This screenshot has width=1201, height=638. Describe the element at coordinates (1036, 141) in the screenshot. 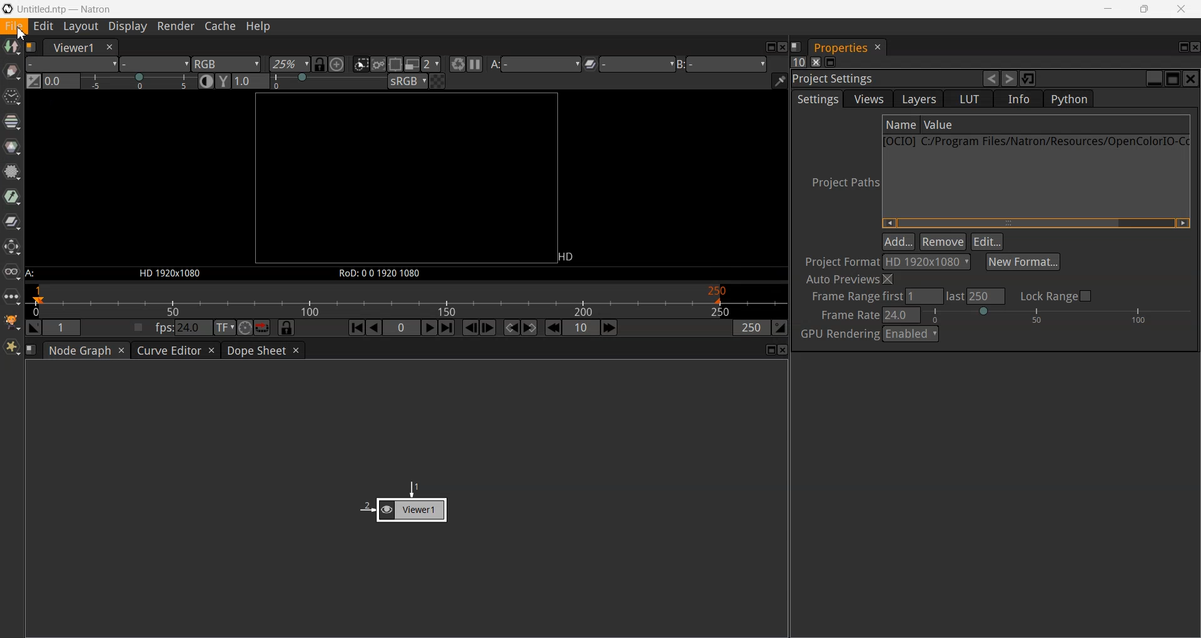

I see `File name with path address` at that location.